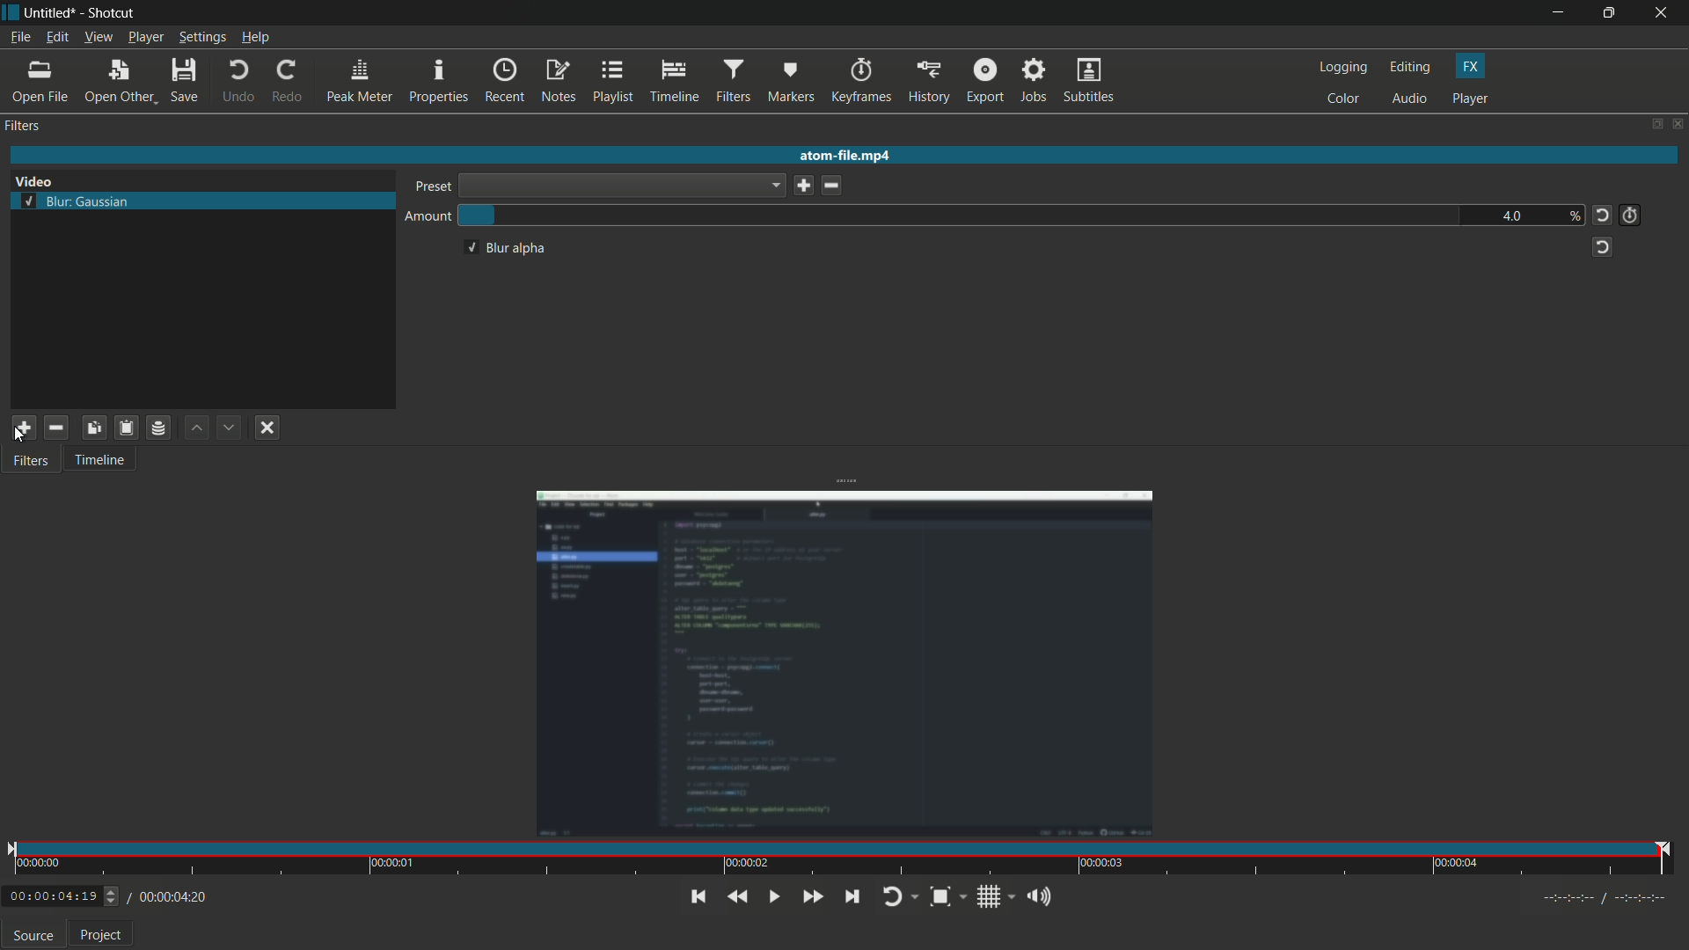 This screenshot has height=950, width=1689. What do you see at coordinates (56, 37) in the screenshot?
I see `edit menu` at bounding box center [56, 37].